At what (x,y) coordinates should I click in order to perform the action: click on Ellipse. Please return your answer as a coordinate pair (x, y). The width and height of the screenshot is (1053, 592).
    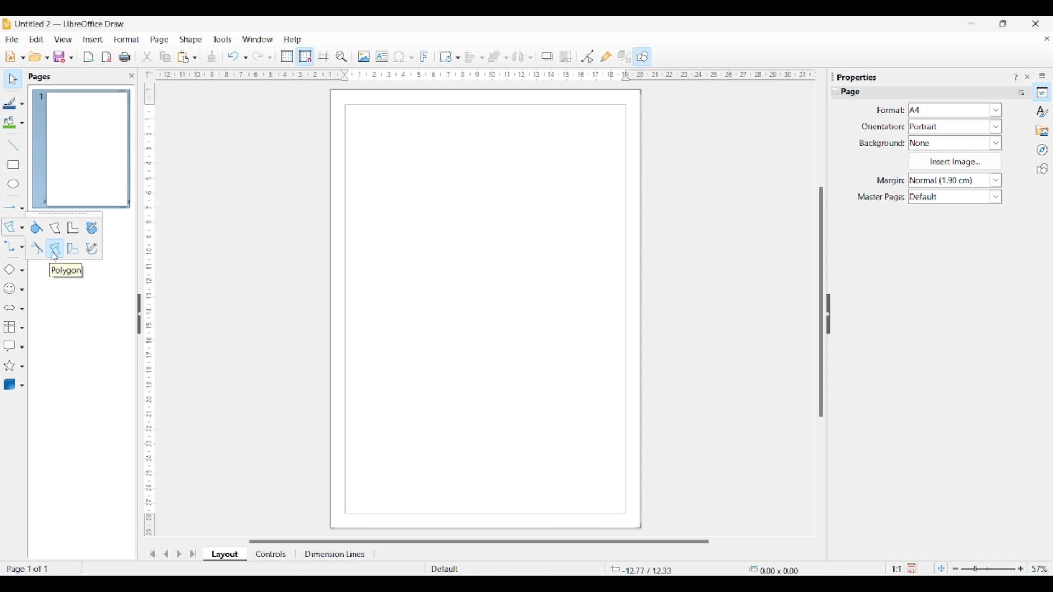
    Looking at the image, I should click on (13, 184).